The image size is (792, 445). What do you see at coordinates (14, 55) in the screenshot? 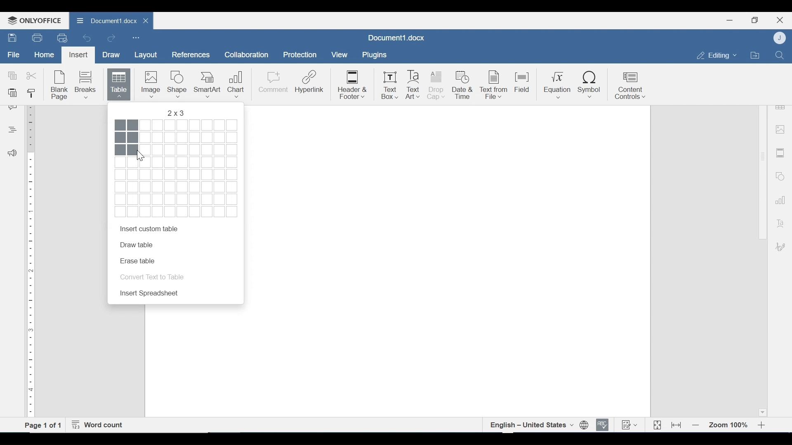
I see `File` at bounding box center [14, 55].